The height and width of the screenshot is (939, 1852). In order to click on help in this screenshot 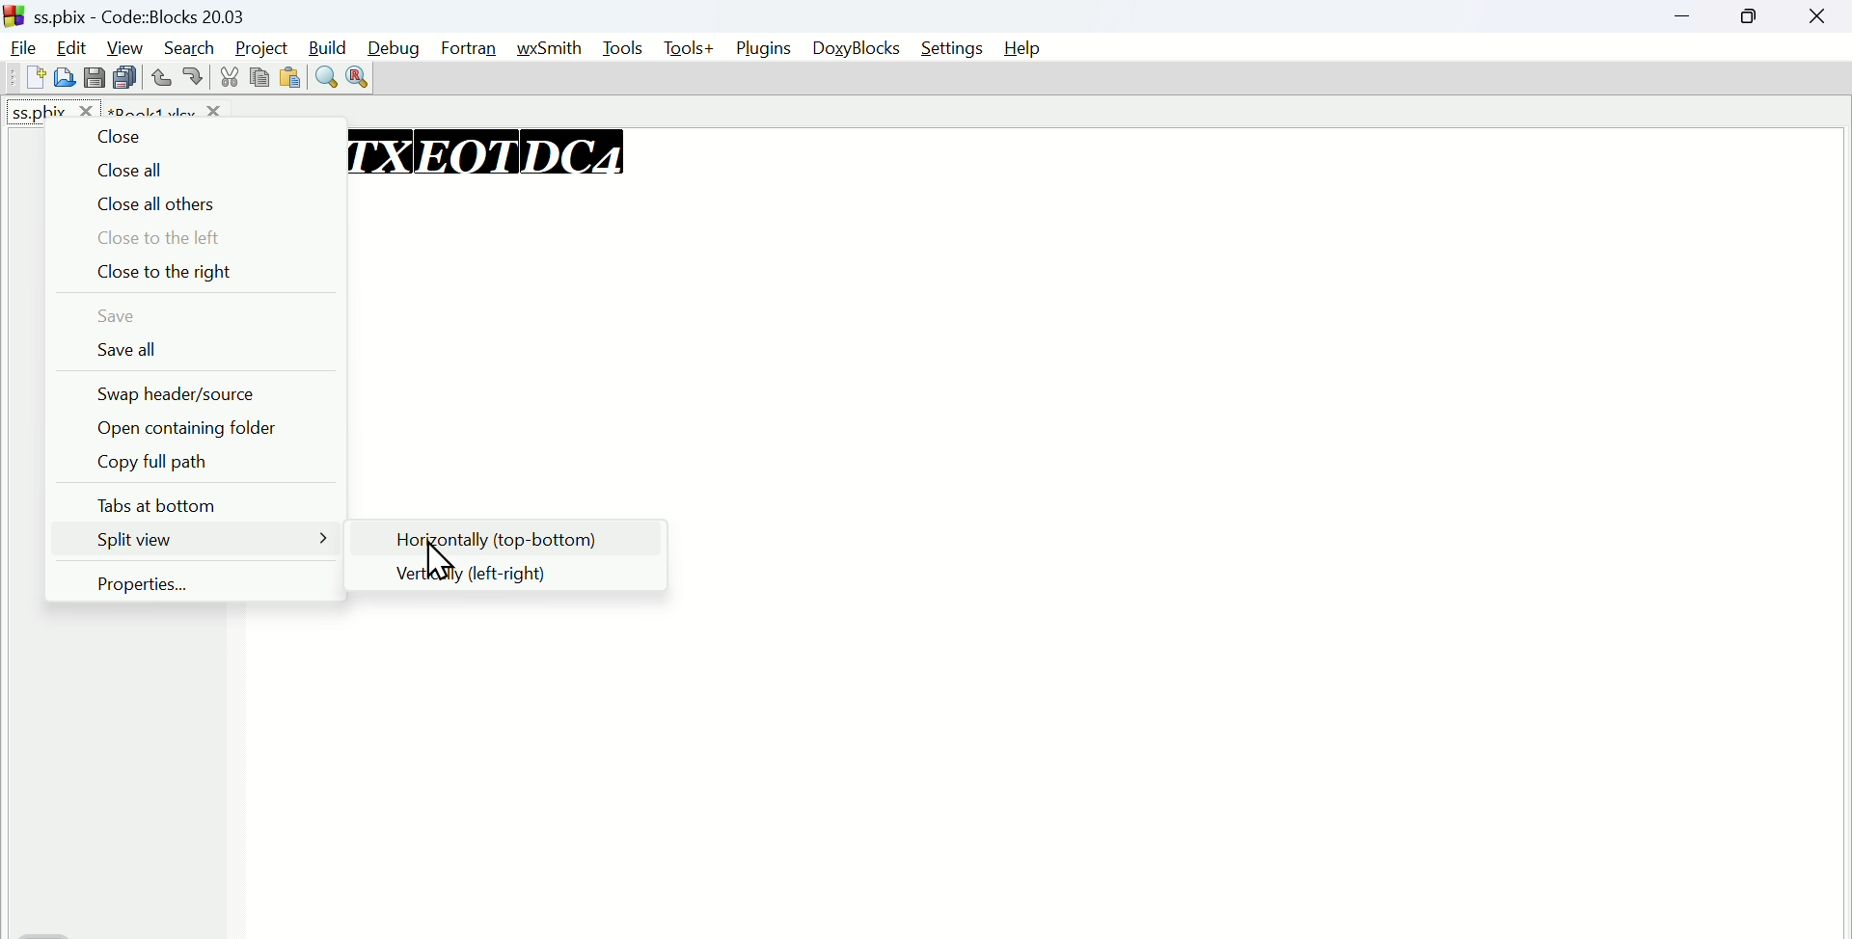, I will do `click(1021, 49)`.